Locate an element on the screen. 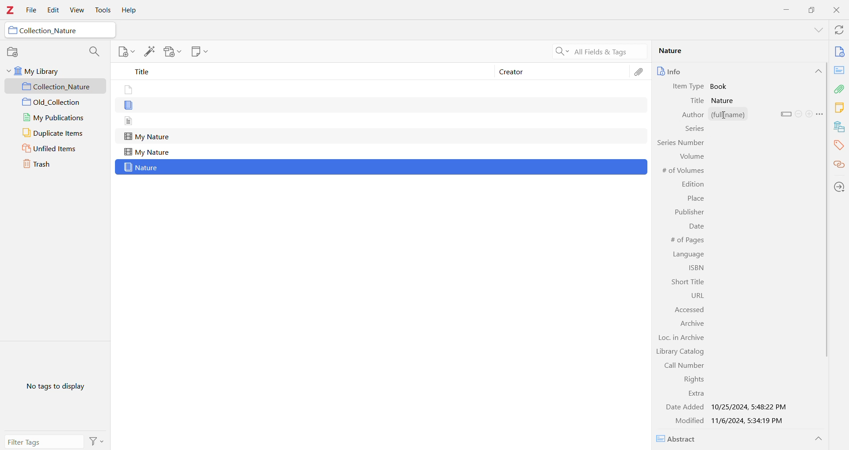 The height and width of the screenshot is (450, 849). My Nature is located at coordinates (147, 137).